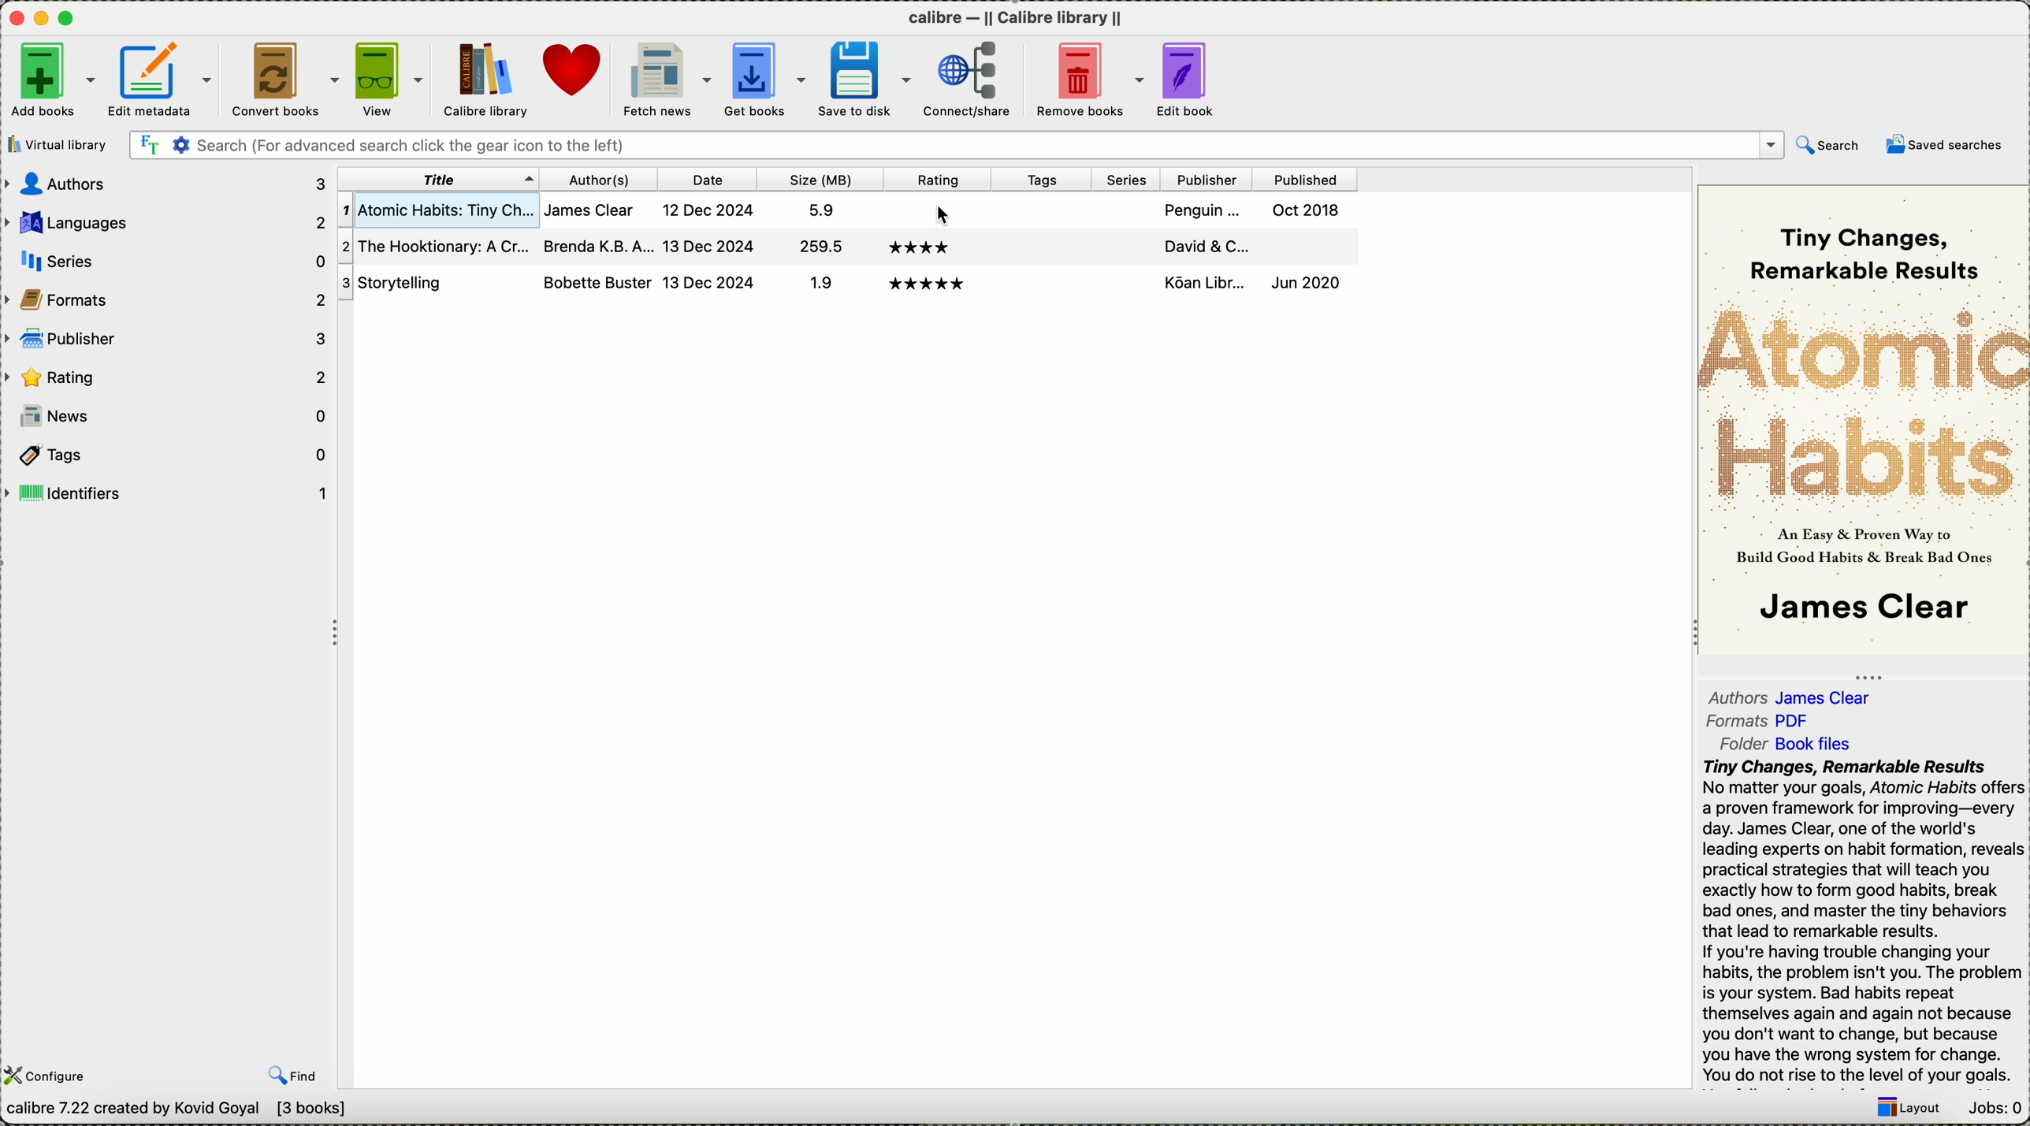 The image size is (2030, 1126). What do you see at coordinates (285, 80) in the screenshot?
I see `convert books` at bounding box center [285, 80].